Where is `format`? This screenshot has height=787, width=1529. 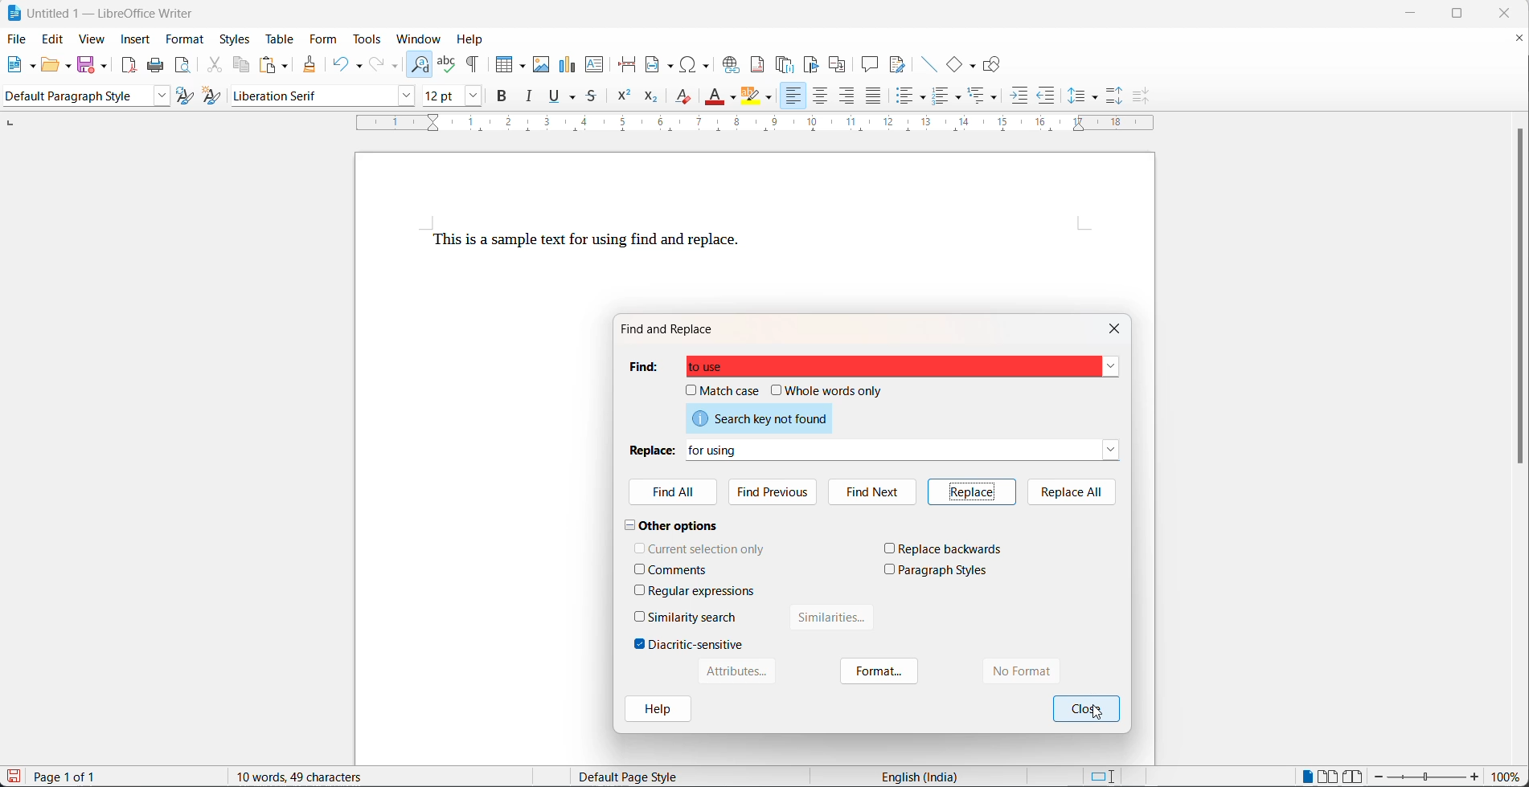 format is located at coordinates (187, 40).